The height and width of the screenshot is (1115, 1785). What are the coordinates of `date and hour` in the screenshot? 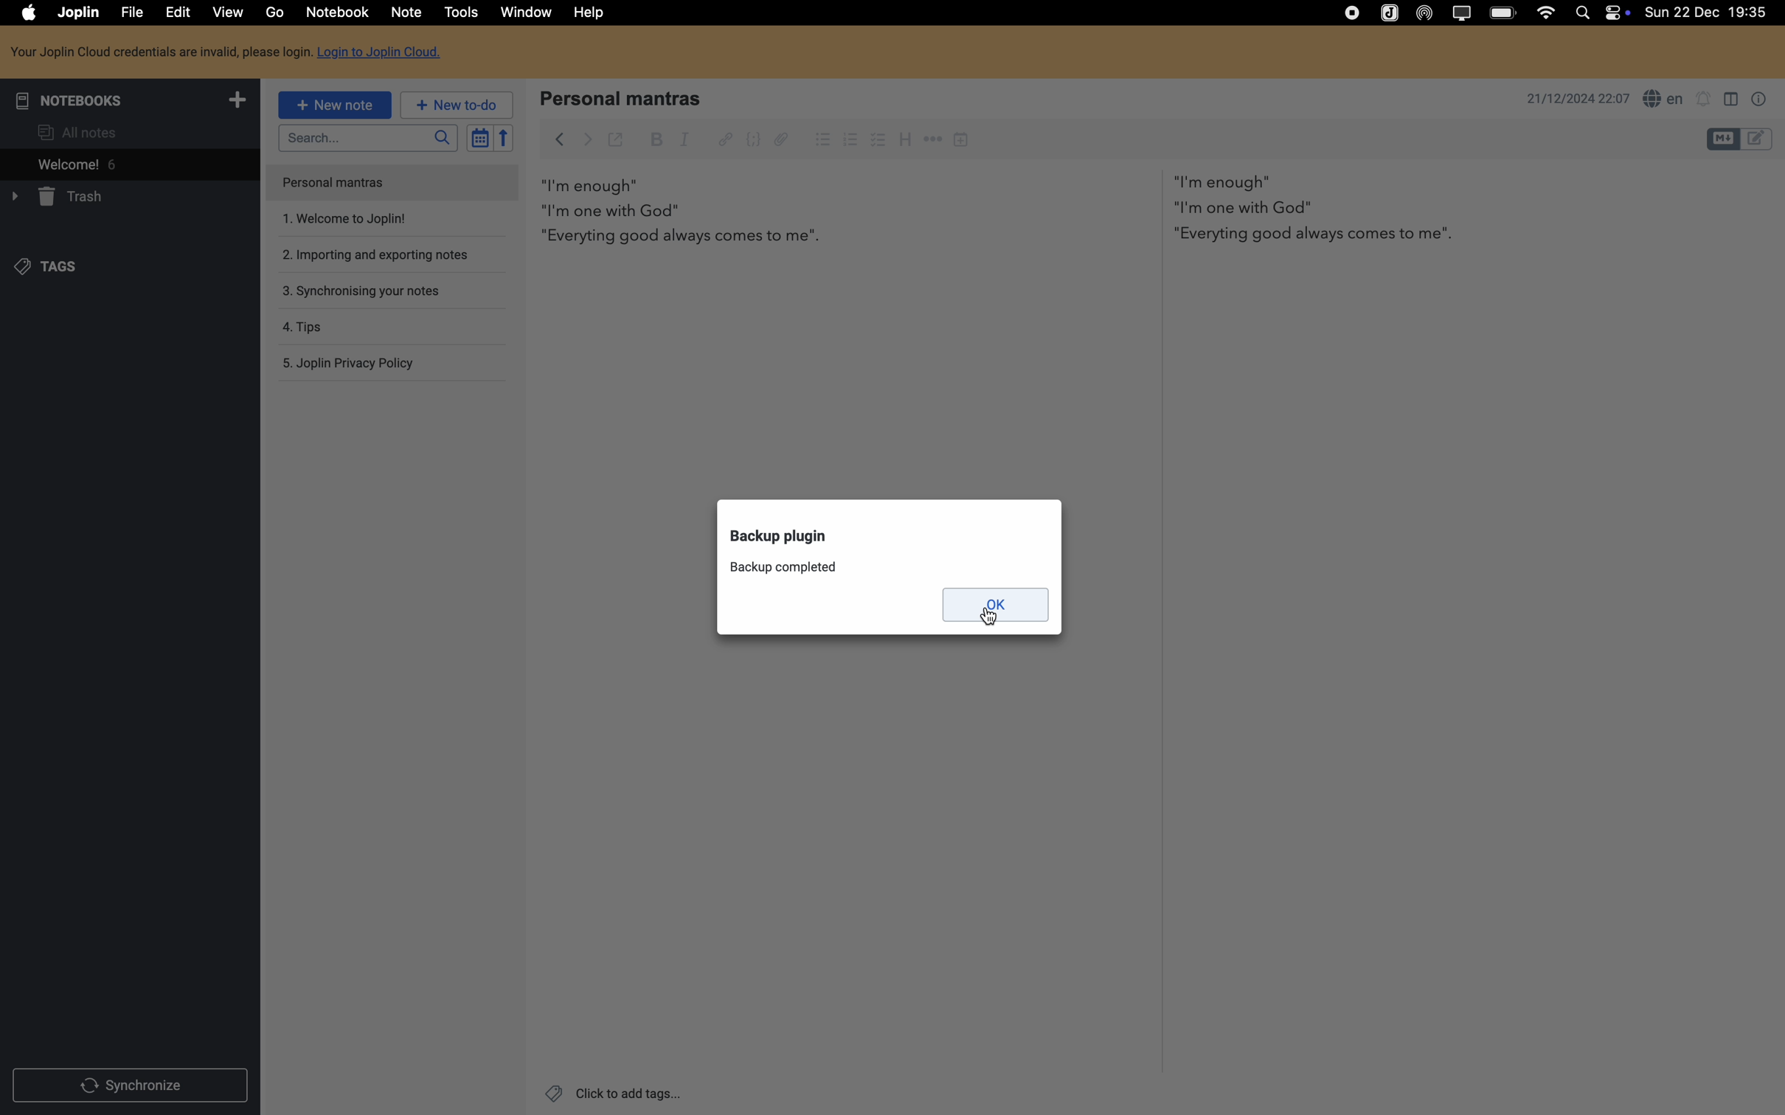 It's located at (1574, 99).